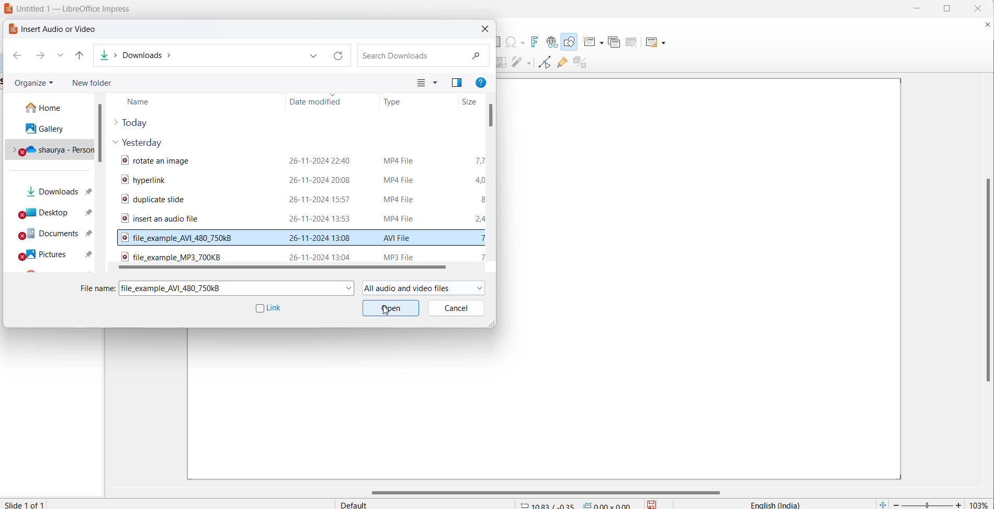 The height and width of the screenshot is (509, 994). What do you see at coordinates (986, 27) in the screenshot?
I see `close document` at bounding box center [986, 27].